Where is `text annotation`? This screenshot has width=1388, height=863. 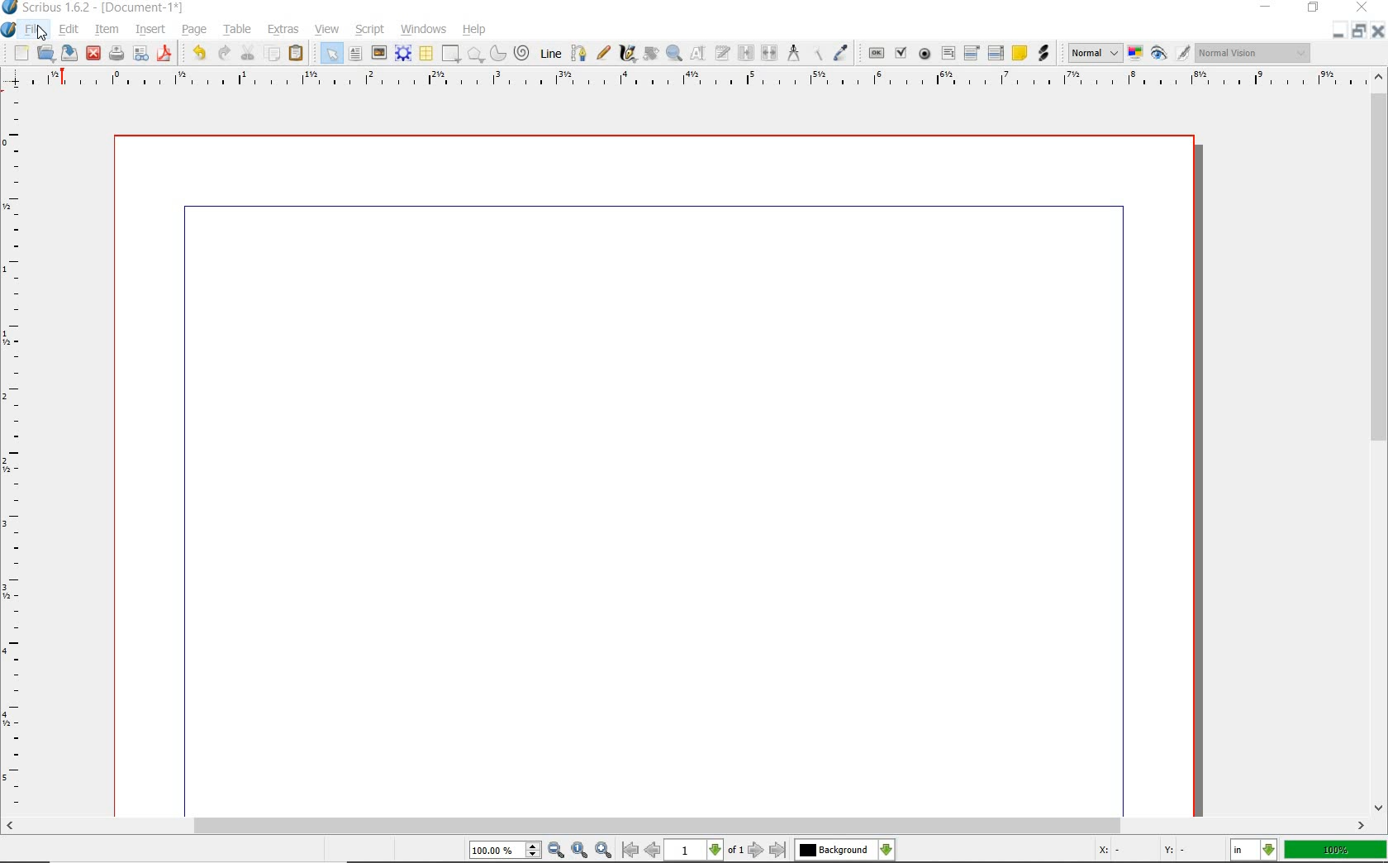
text annotation is located at coordinates (1019, 54).